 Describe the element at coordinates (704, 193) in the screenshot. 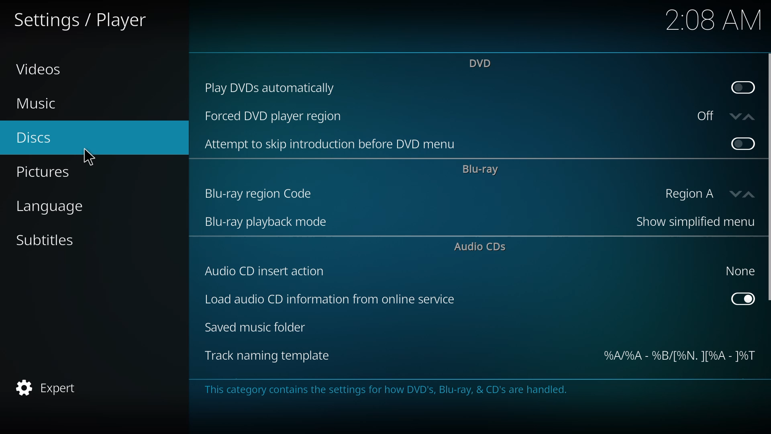

I see `region A` at that location.